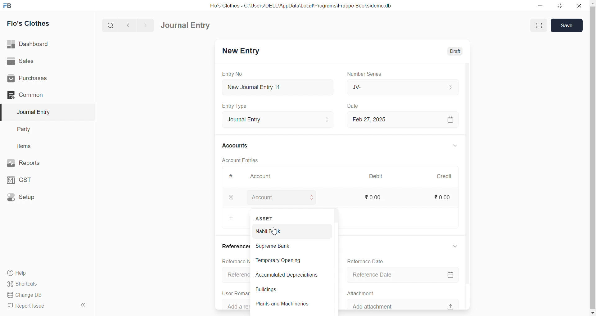  Describe the element at coordinates (378, 176) in the screenshot. I see `Debit` at that location.